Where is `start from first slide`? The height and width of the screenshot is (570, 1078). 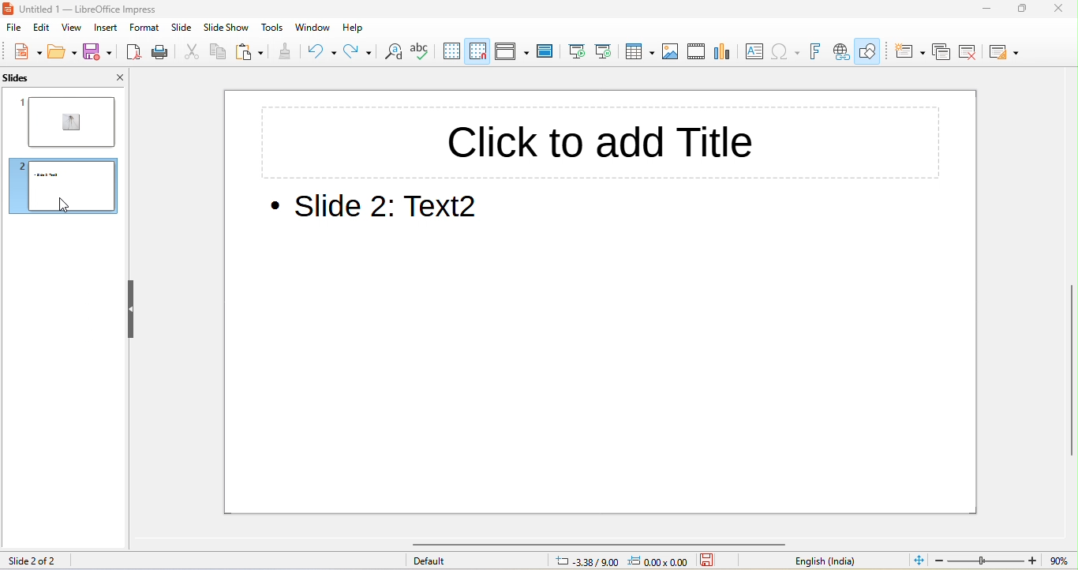
start from first slide is located at coordinates (578, 51).